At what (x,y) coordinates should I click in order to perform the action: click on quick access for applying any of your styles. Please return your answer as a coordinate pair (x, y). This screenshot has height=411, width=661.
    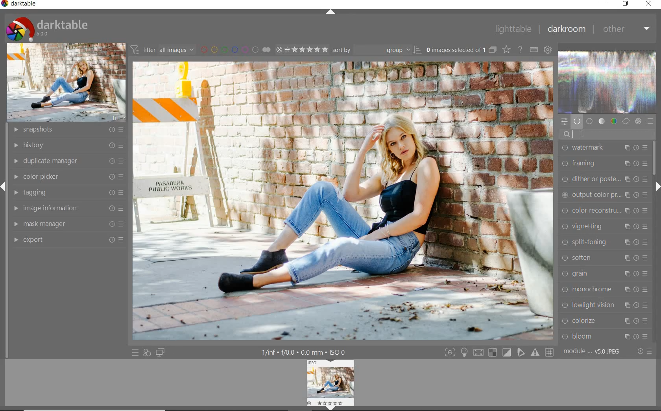
    Looking at the image, I should click on (147, 353).